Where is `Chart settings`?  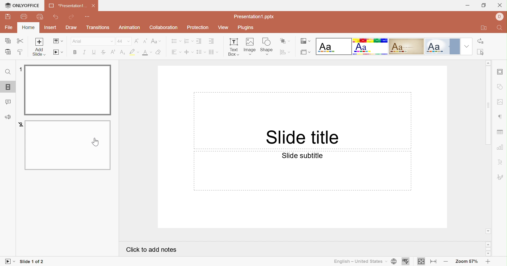 Chart settings is located at coordinates (501, 149).